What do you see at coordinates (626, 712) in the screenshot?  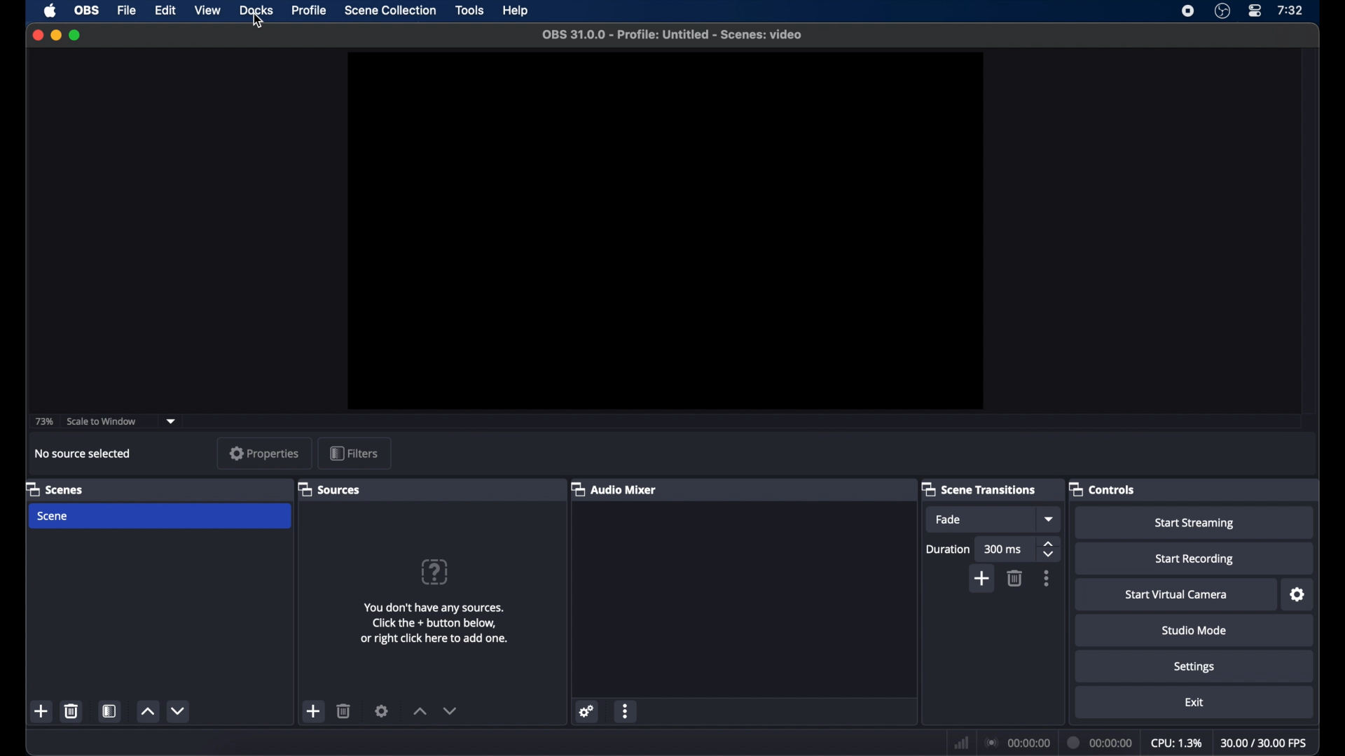 I see `more options` at bounding box center [626, 712].